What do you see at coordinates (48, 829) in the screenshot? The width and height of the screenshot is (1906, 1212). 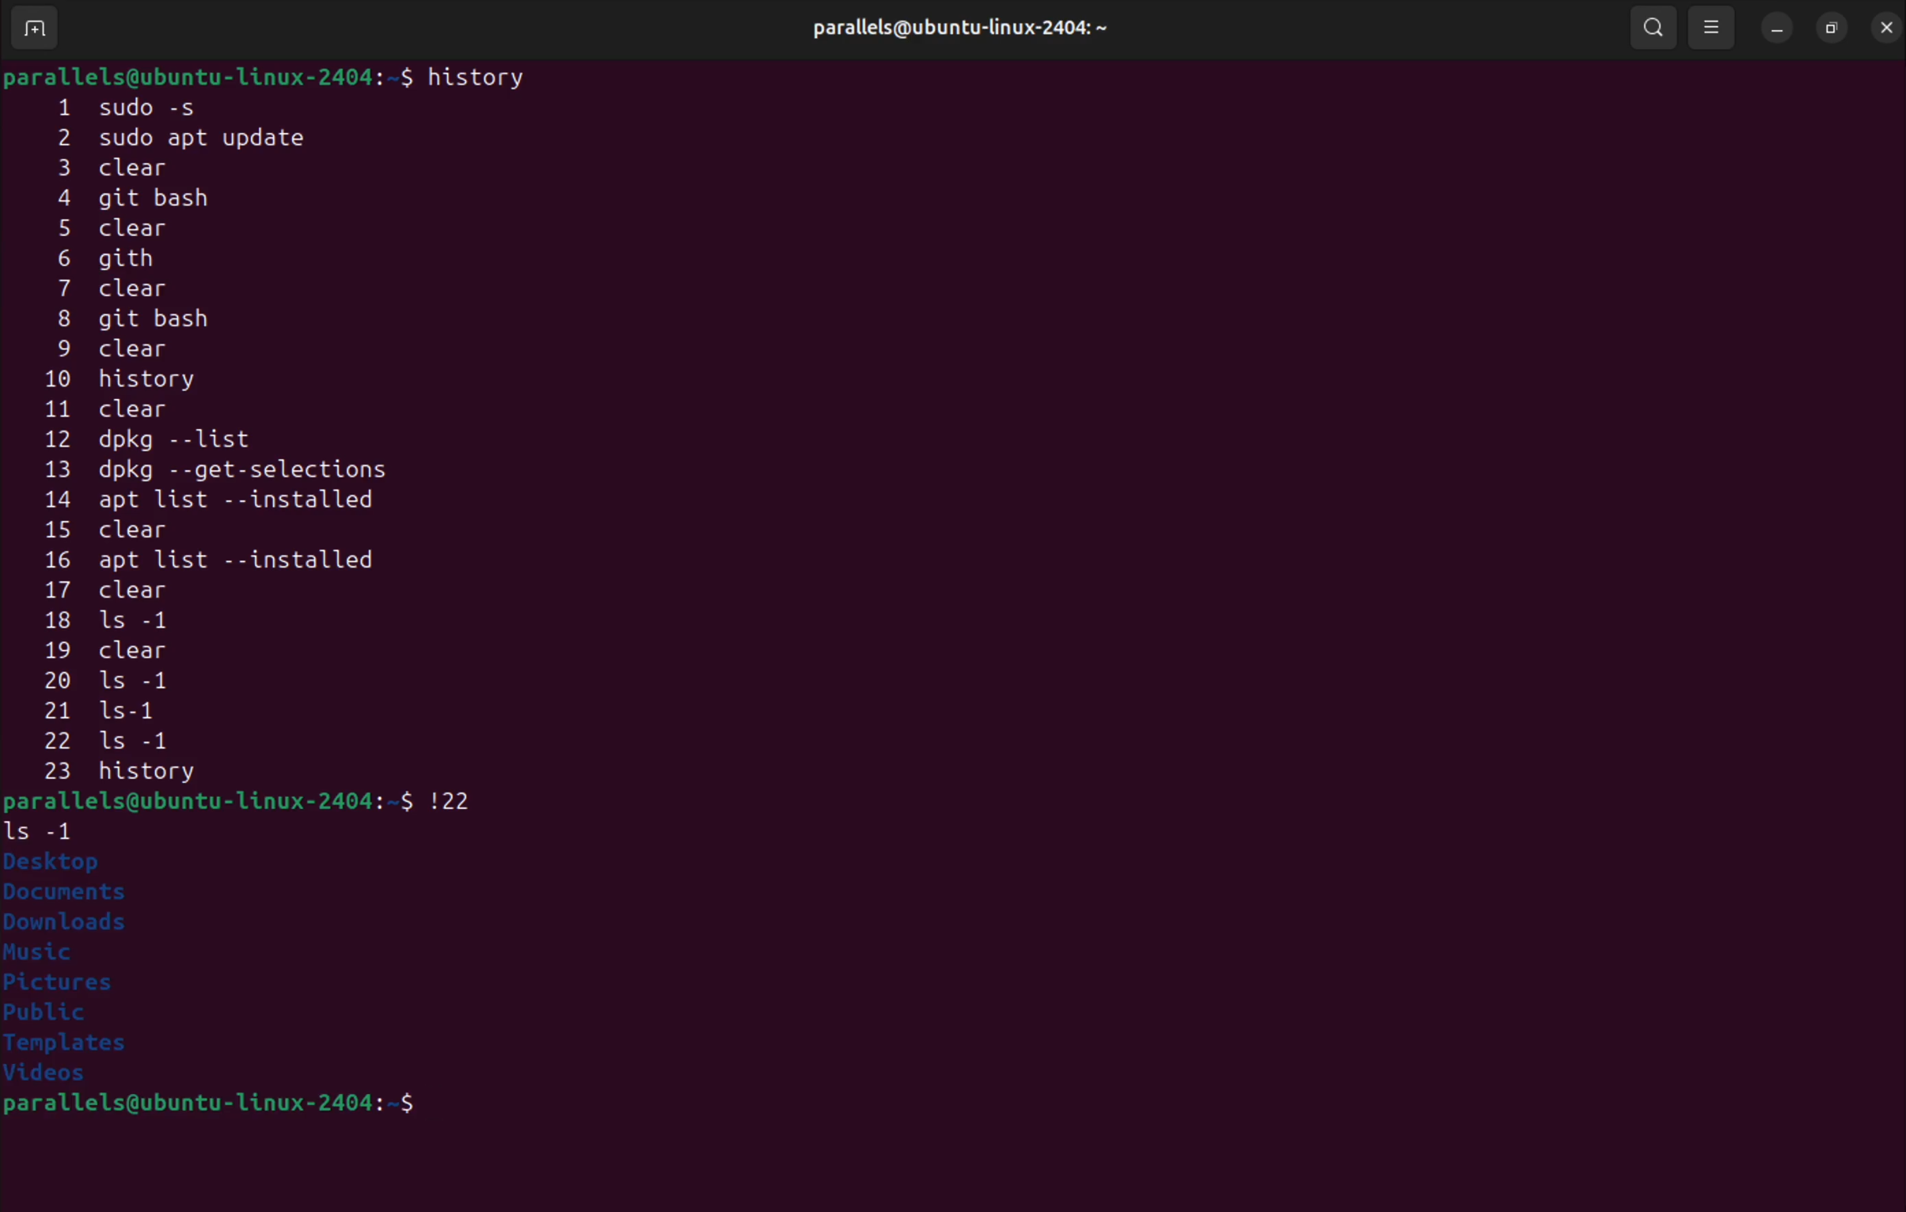 I see `ls -1` at bounding box center [48, 829].